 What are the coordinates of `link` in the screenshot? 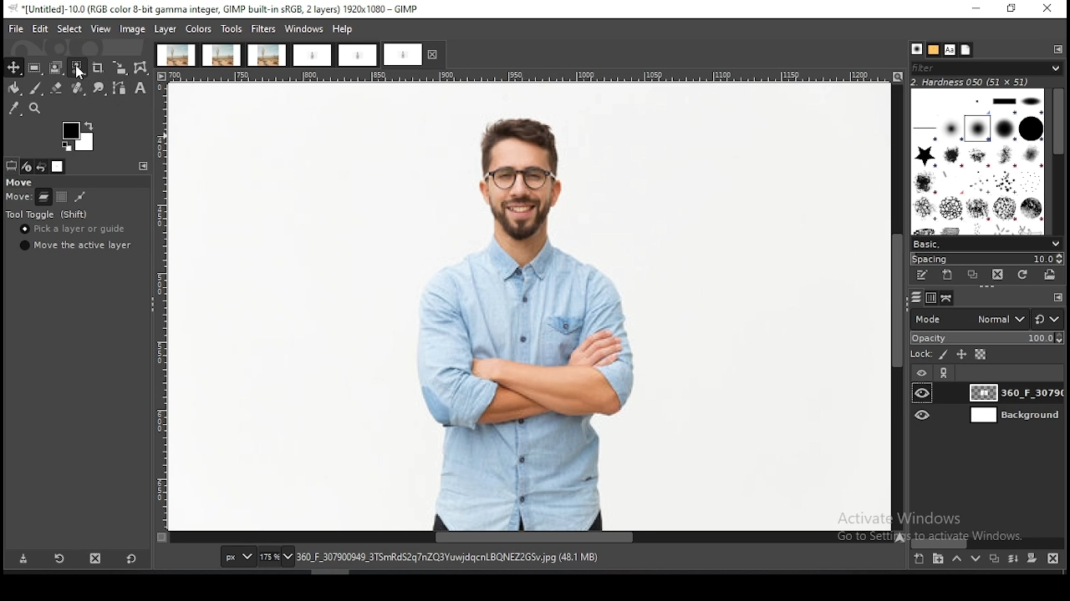 It's located at (945, 373).